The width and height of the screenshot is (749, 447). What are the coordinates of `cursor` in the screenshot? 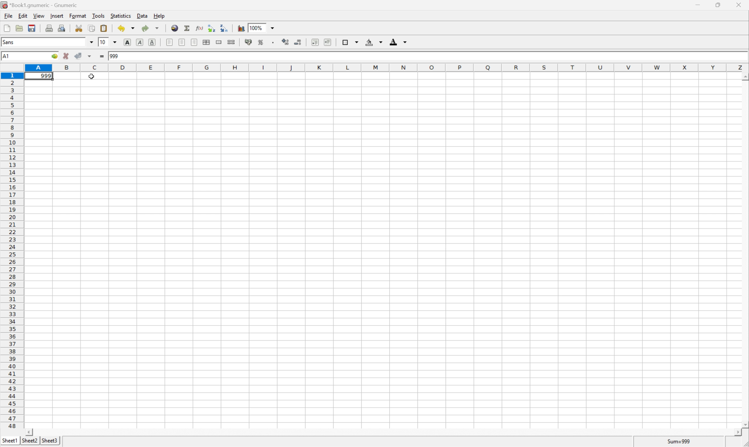 It's located at (92, 76).